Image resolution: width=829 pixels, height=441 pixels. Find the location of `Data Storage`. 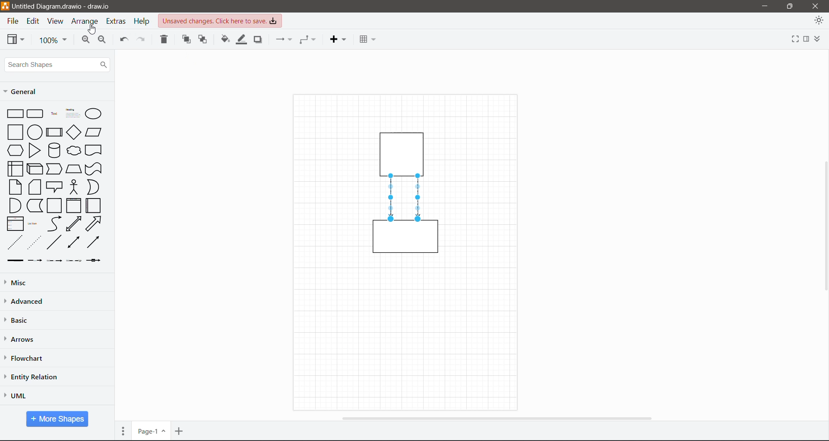

Data Storage is located at coordinates (34, 205).